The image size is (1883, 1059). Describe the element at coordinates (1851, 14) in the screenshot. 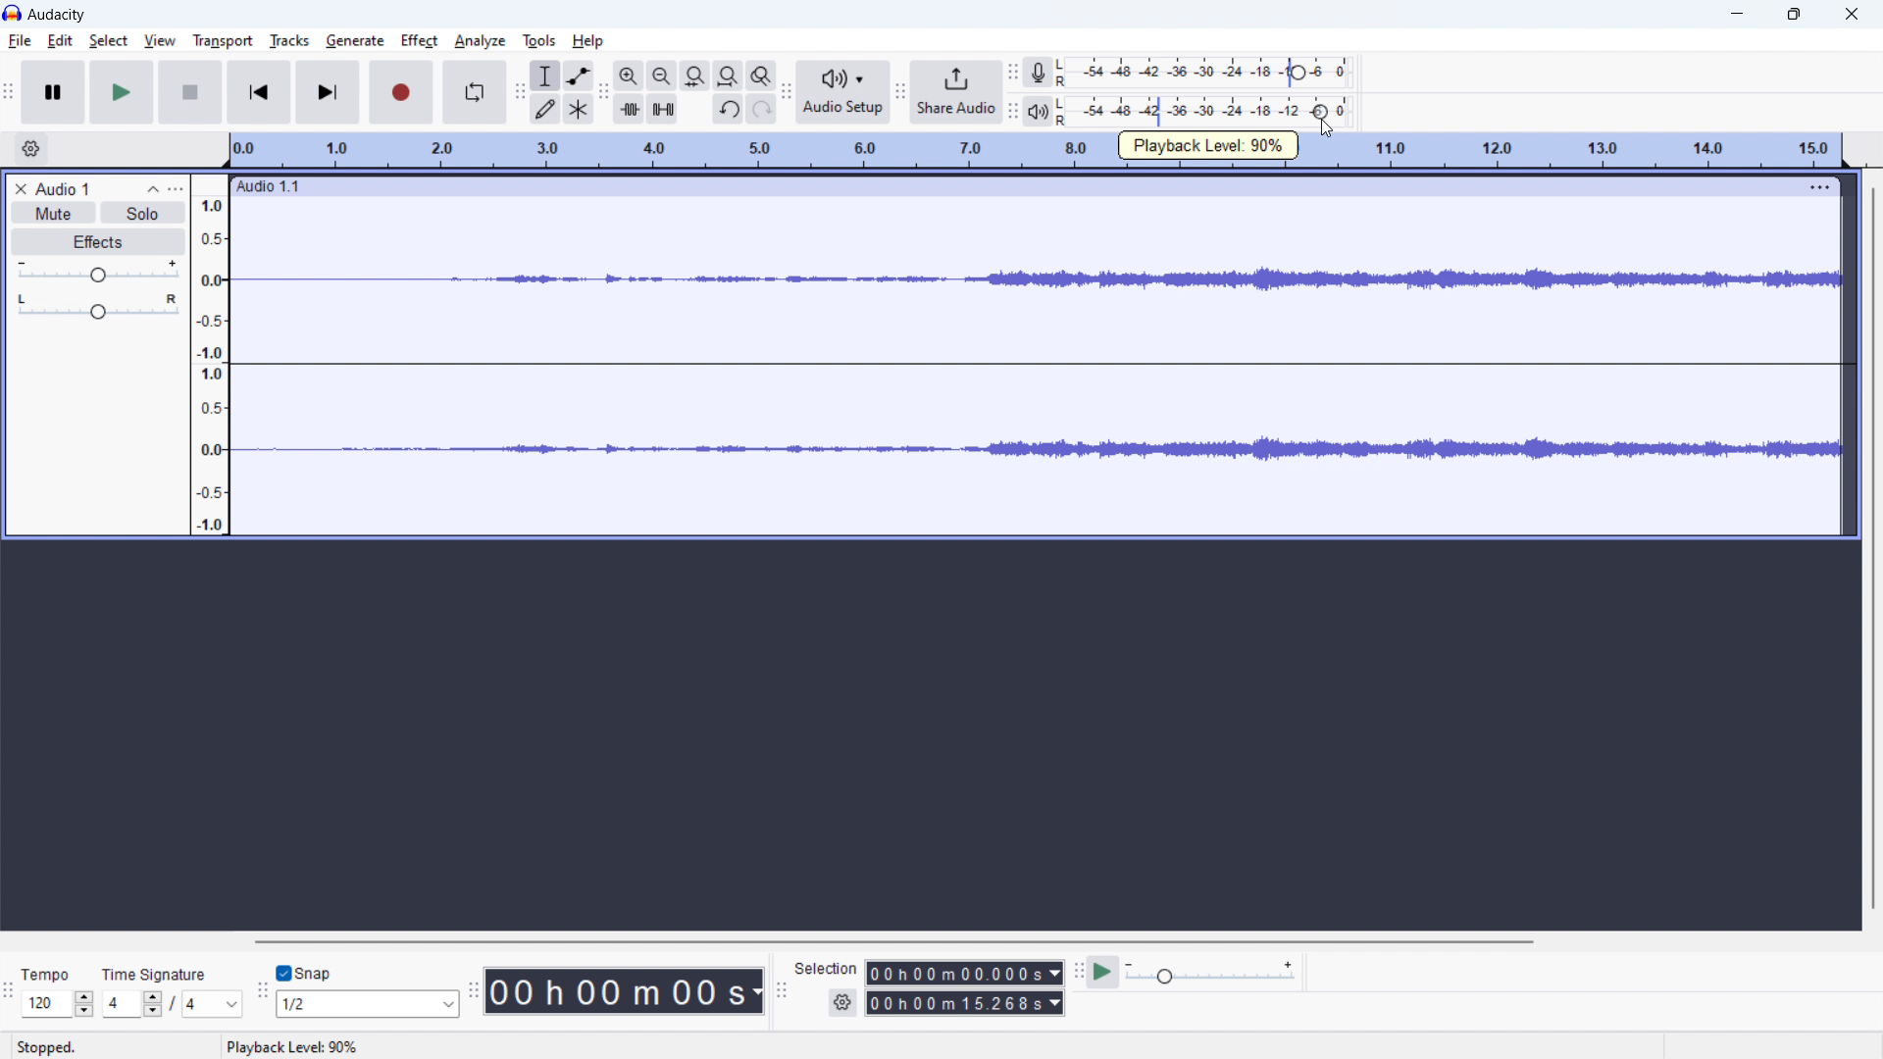

I see `close` at that location.